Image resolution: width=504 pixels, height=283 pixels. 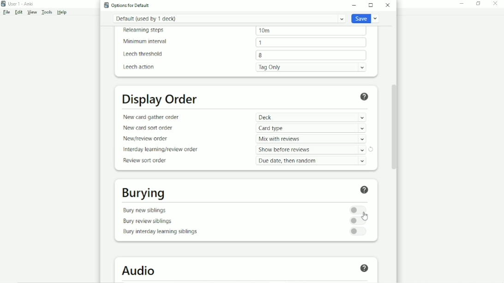 What do you see at coordinates (161, 232) in the screenshot?
I see `Bury interday learning siblings` at bounding box center [161, 232].